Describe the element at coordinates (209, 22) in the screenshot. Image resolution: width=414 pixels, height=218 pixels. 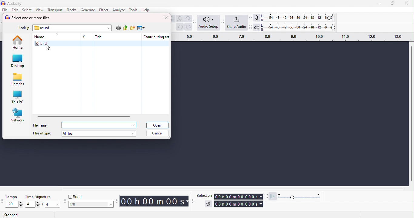
I see `Audio setup` at that location.